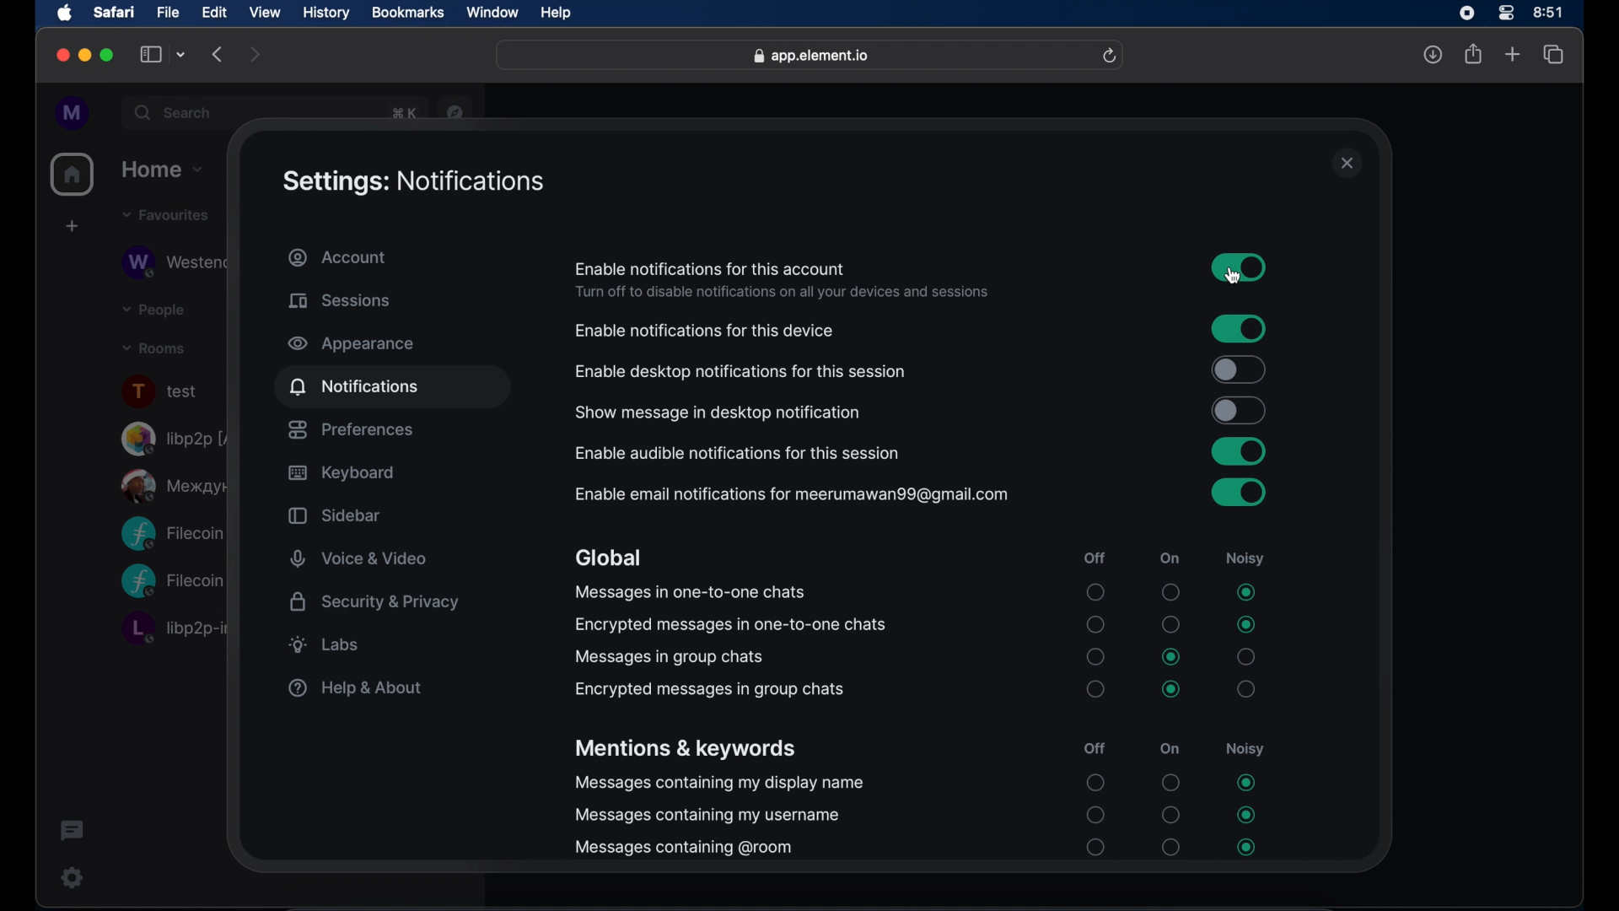  I want to click on cursor, so click(1234, 275).